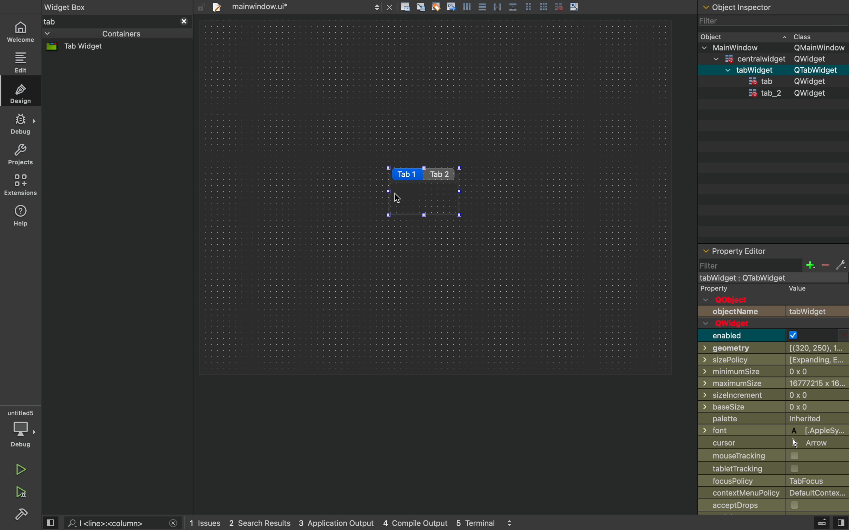 This screenshot has width=849, height=530. Describe the element at coordinates (772, 372) in the screenshot. I see `minimumsize` at that location.